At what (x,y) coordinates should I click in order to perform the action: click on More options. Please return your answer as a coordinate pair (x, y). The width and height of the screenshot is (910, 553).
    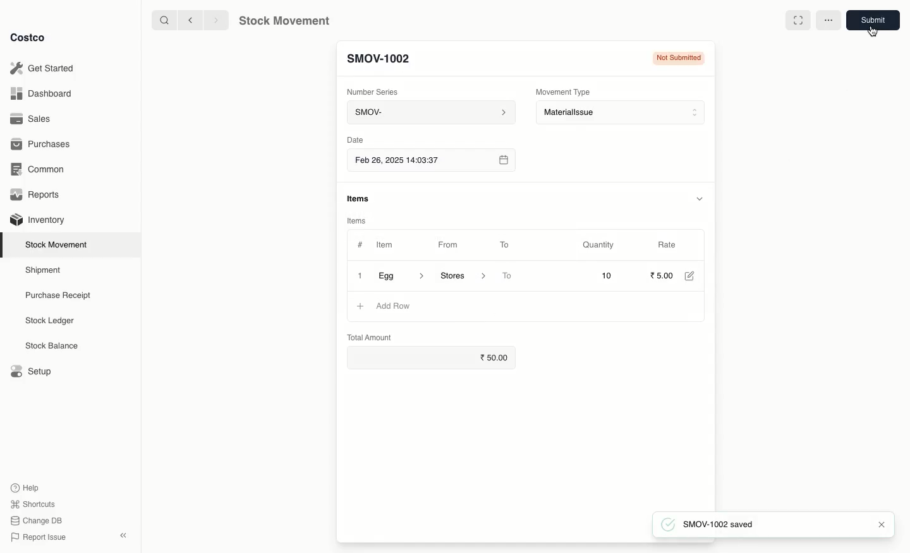
    Looking at the image, I should click on (829, 20).